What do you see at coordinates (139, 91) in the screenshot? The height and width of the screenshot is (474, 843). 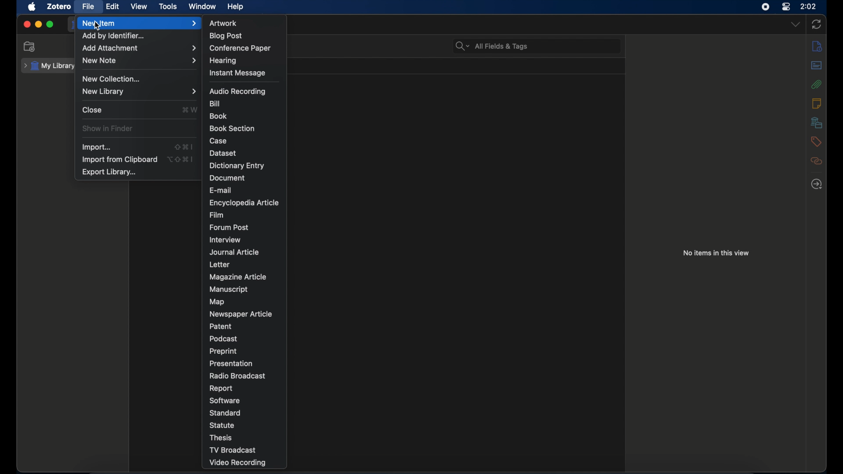 I see `new library` at bounding box center [139, 91].